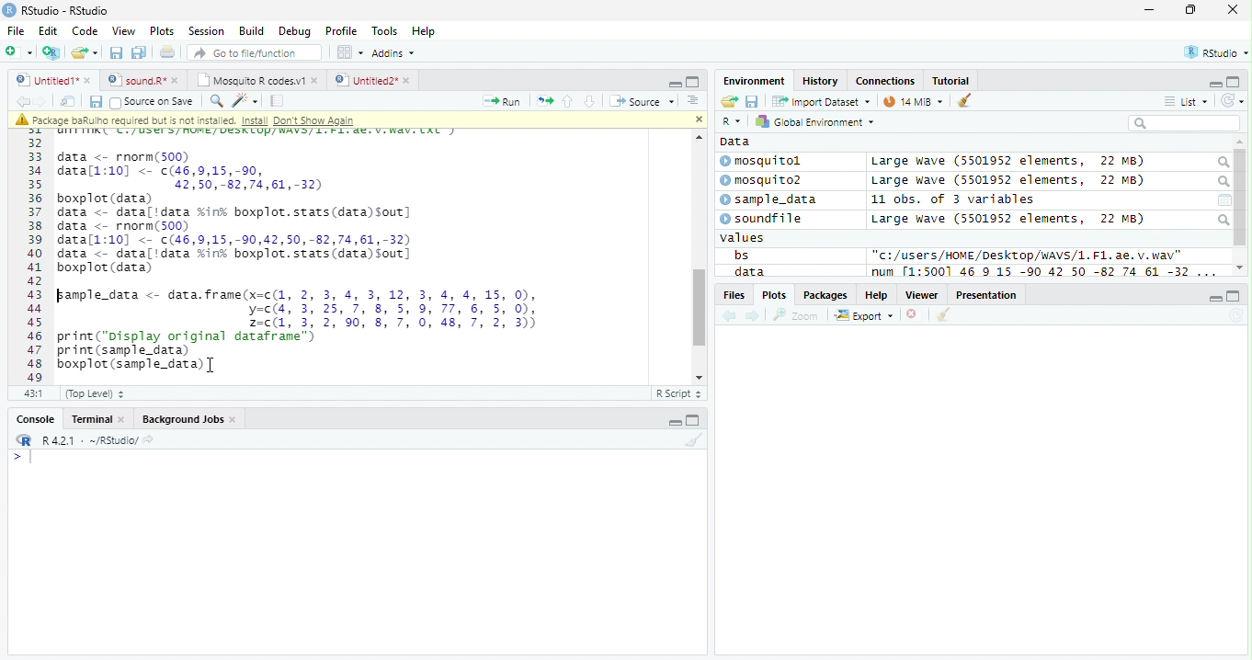 This screenshot has width=1252, height=660. What do you see at coordinates (1007, 162) in the screenshot?
I see `Large wave (5501952 elements, 22 MB)` at bounding box center [1007, 162].